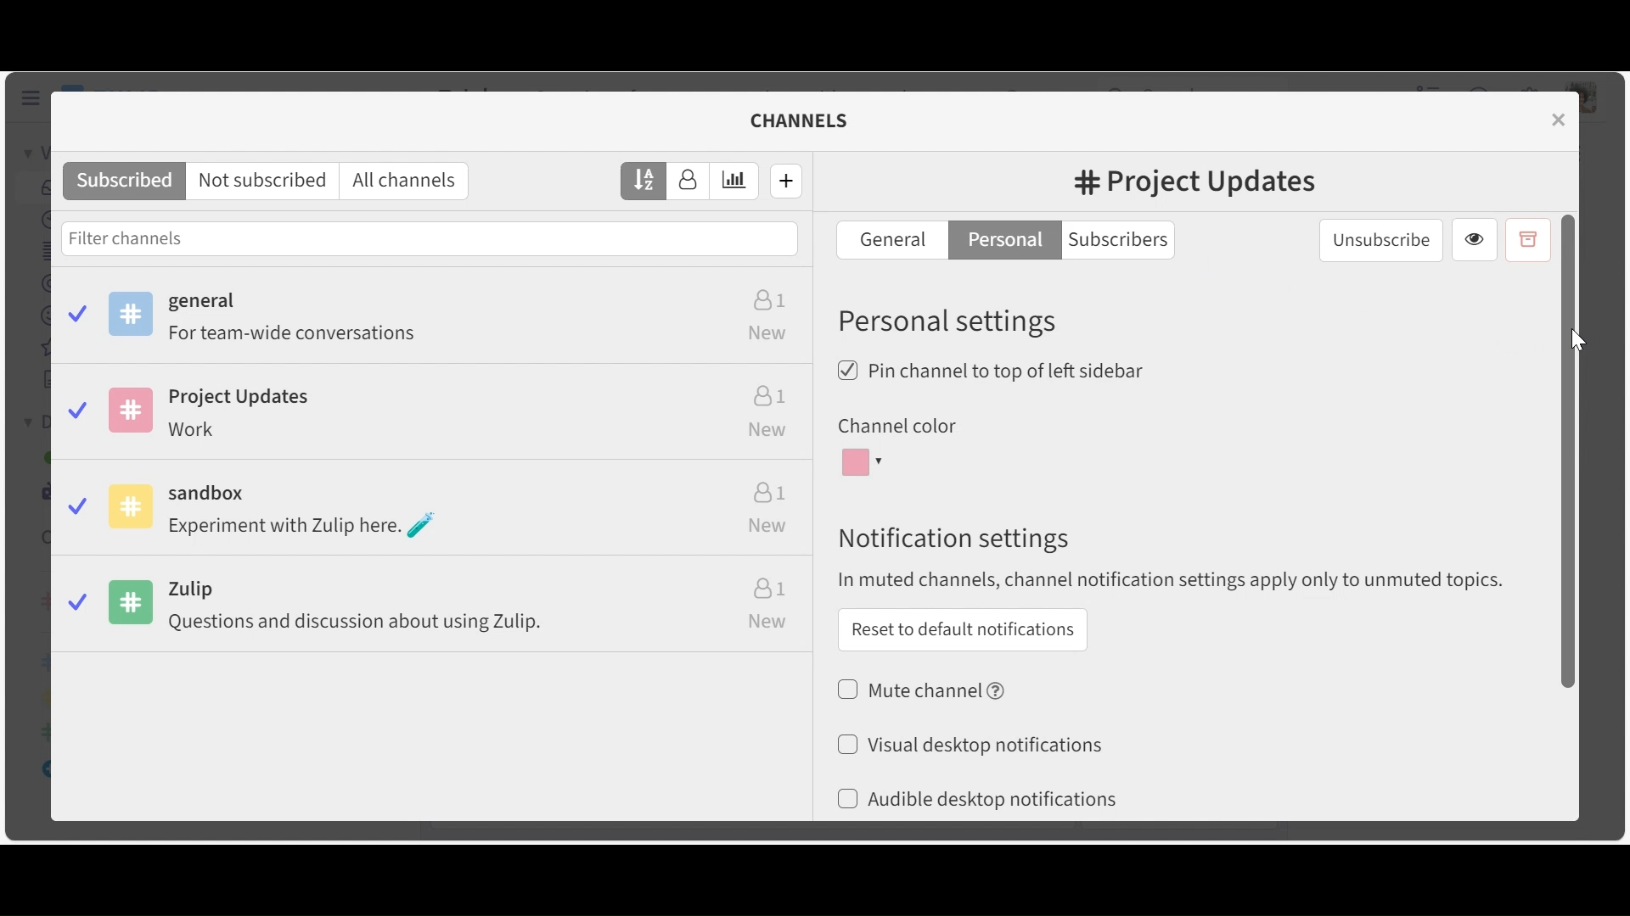  I want to click on (un)select desktop notifications, so click(970, 744).